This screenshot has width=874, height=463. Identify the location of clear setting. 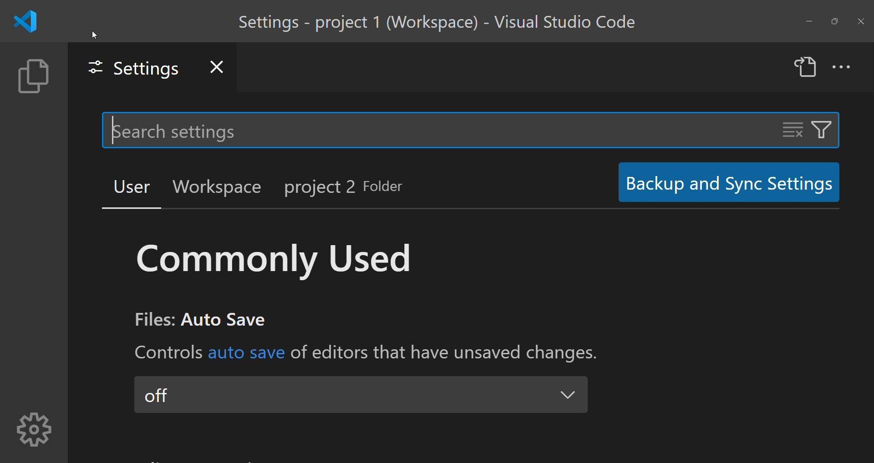
(788, 129).